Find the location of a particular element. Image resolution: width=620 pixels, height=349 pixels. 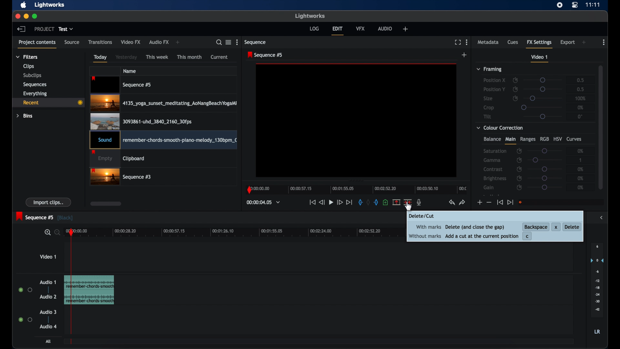

recent is located at coordinates (47, 102).